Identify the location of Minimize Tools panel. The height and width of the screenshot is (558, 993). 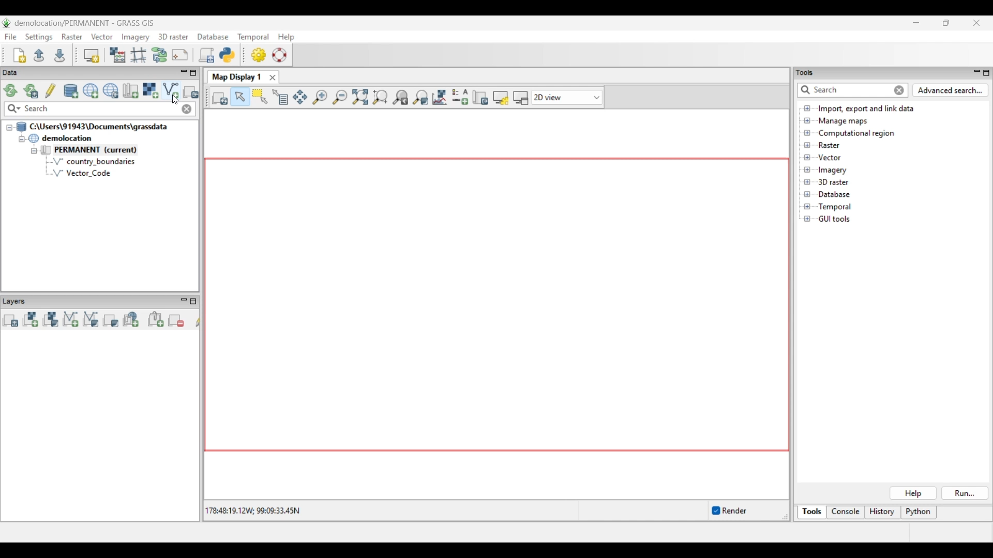
(975, 72).